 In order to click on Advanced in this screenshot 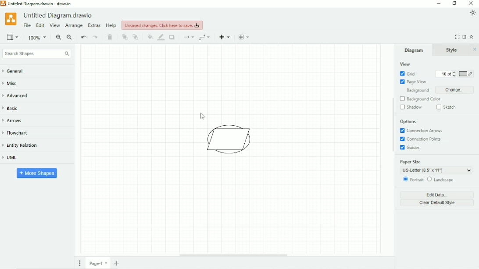, I will do `click(18, 96)`.